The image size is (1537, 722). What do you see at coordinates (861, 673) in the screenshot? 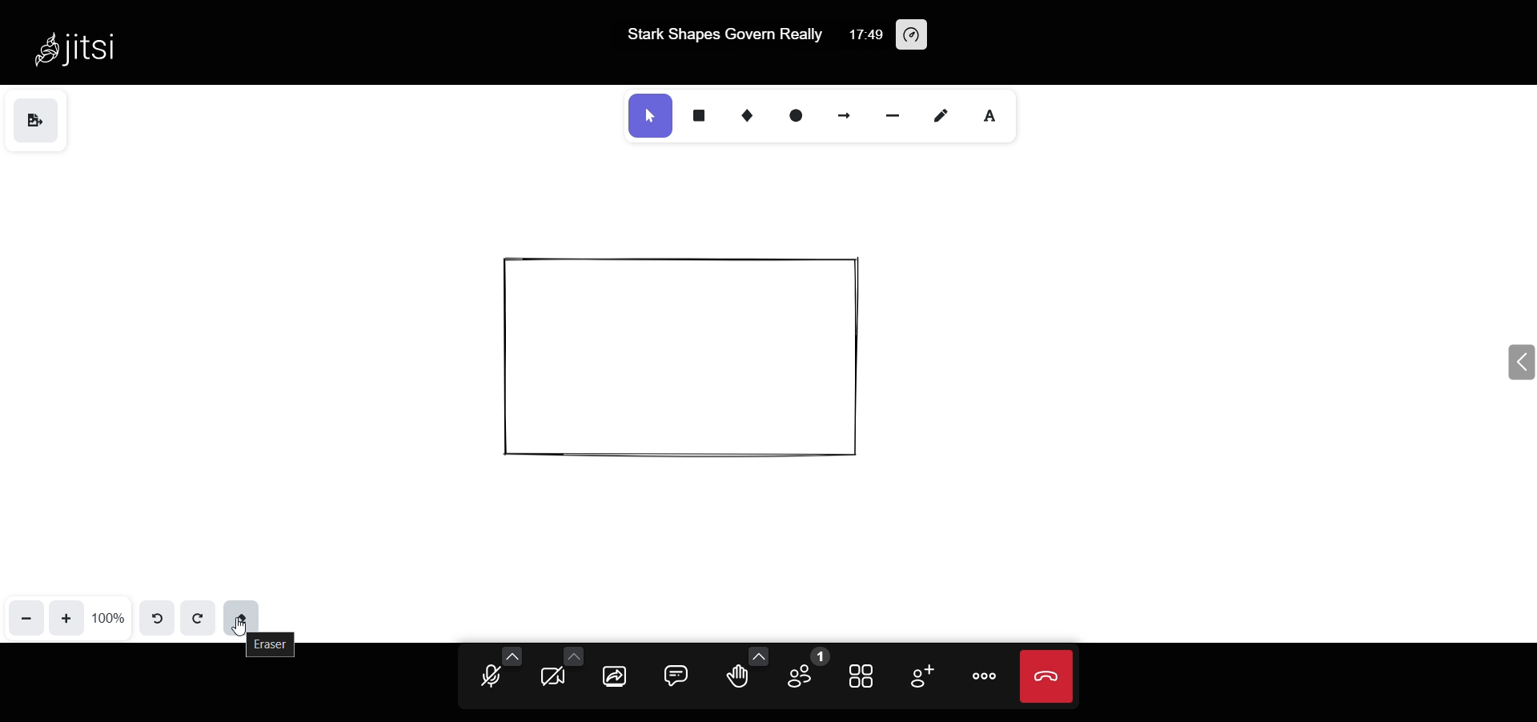
I see `tile view` at bounding box center [861, 673].